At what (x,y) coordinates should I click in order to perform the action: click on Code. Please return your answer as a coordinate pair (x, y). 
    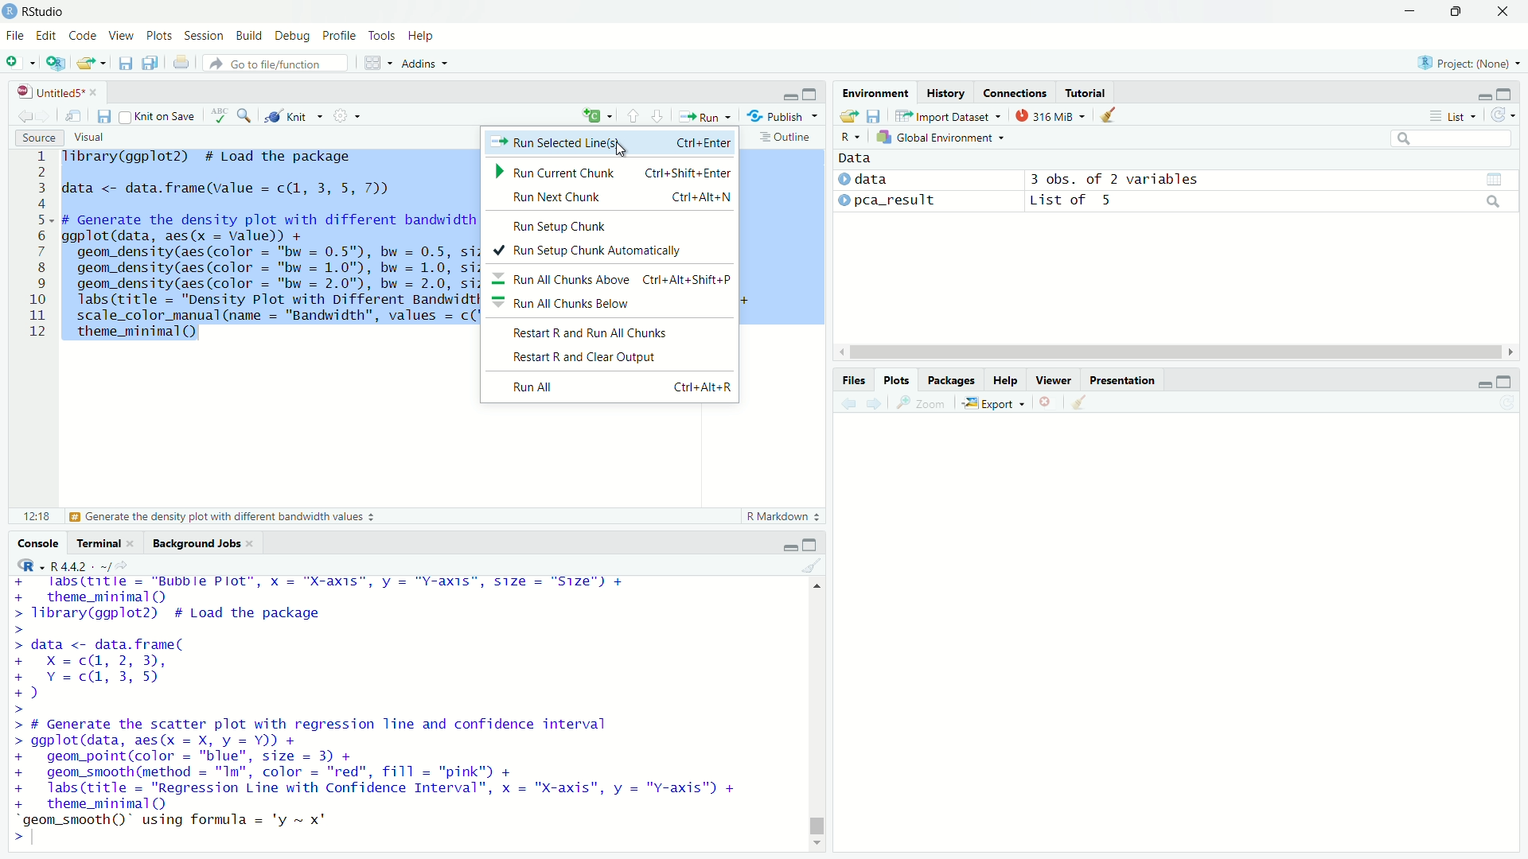
    Looking at the image, I should click on (81, 34).